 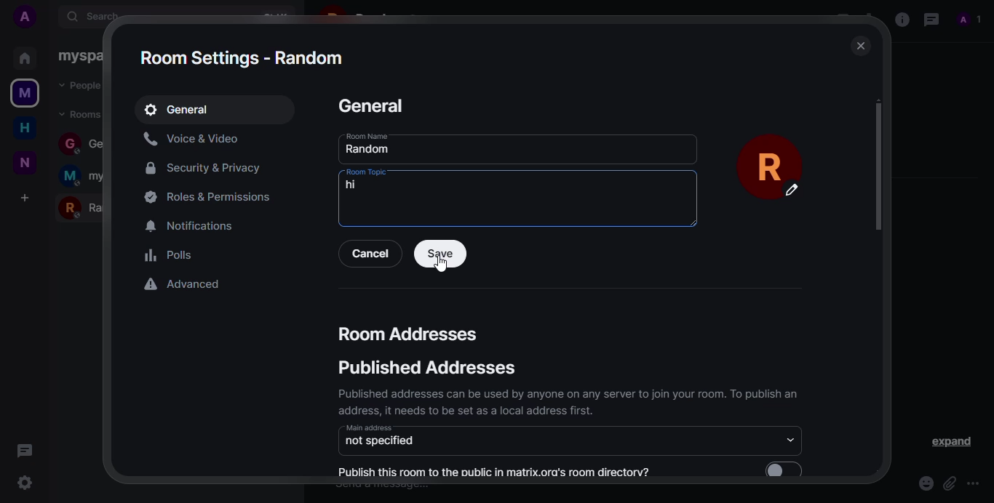 What do you see at coordinates (100, 16) in the screenshot?
I see `search` at bounding box center [100, 16].